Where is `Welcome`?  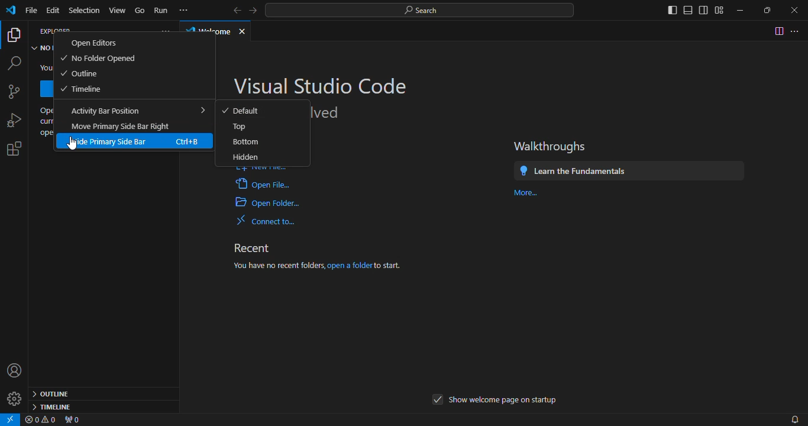
Welcome is located at coordinates (207, 30).